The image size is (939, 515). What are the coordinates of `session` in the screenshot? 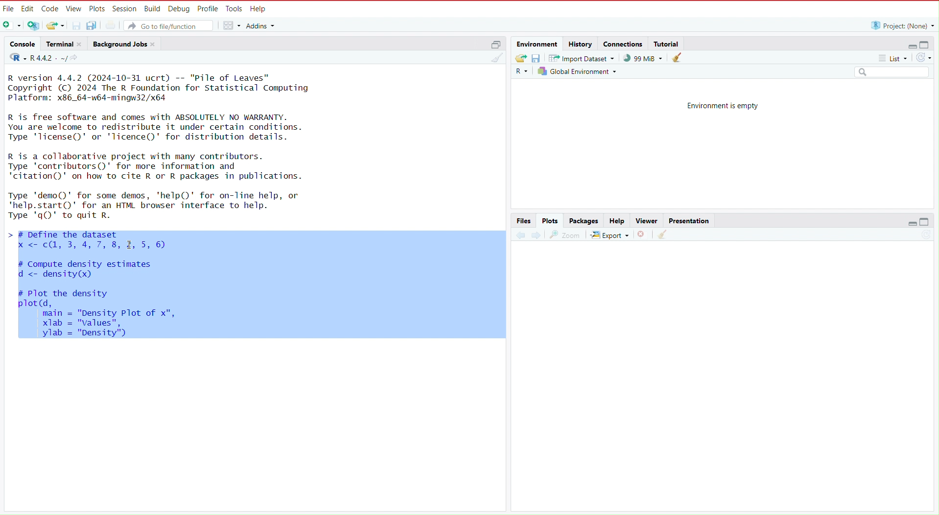 It's located at (126, 7).